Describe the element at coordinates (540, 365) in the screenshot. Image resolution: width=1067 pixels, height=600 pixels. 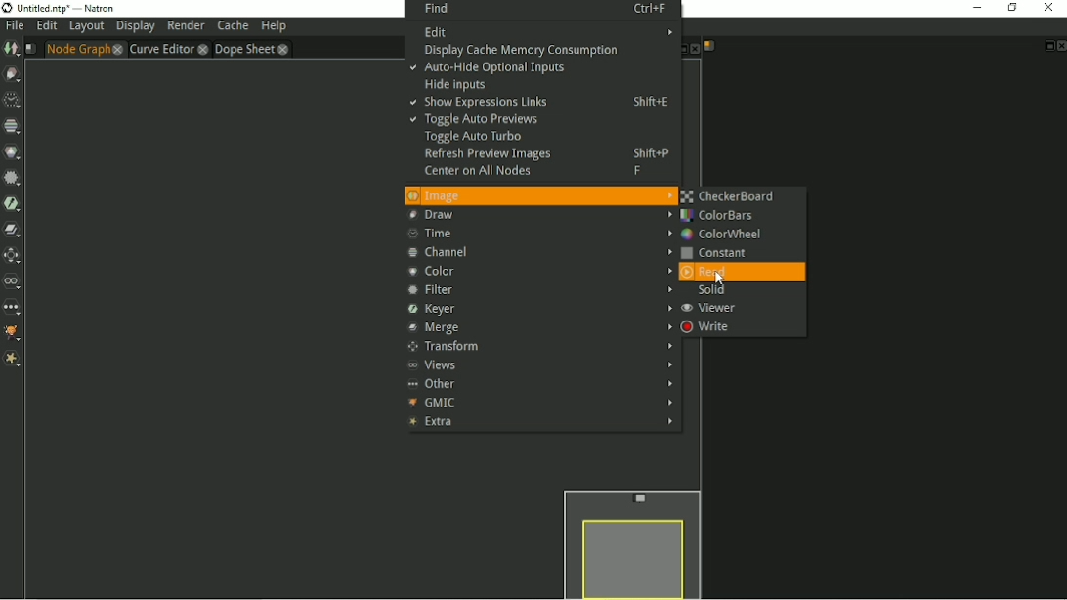
I see `Views` at that location.